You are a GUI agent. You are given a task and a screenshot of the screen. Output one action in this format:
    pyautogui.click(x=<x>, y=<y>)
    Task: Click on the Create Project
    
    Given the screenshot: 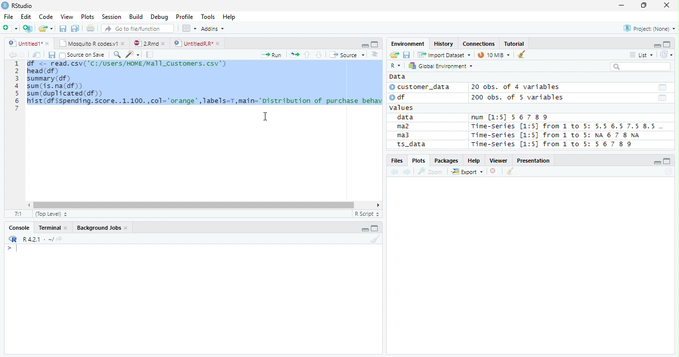 What is the action you would take?
    pyautogui.click(x=28, y=28)
    